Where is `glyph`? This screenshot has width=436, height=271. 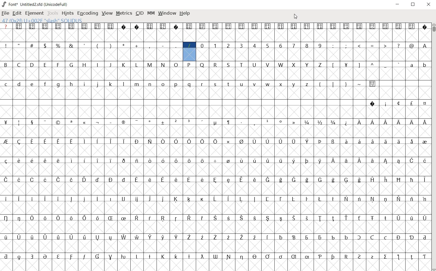 glyph is located at coordinates (176, 199).